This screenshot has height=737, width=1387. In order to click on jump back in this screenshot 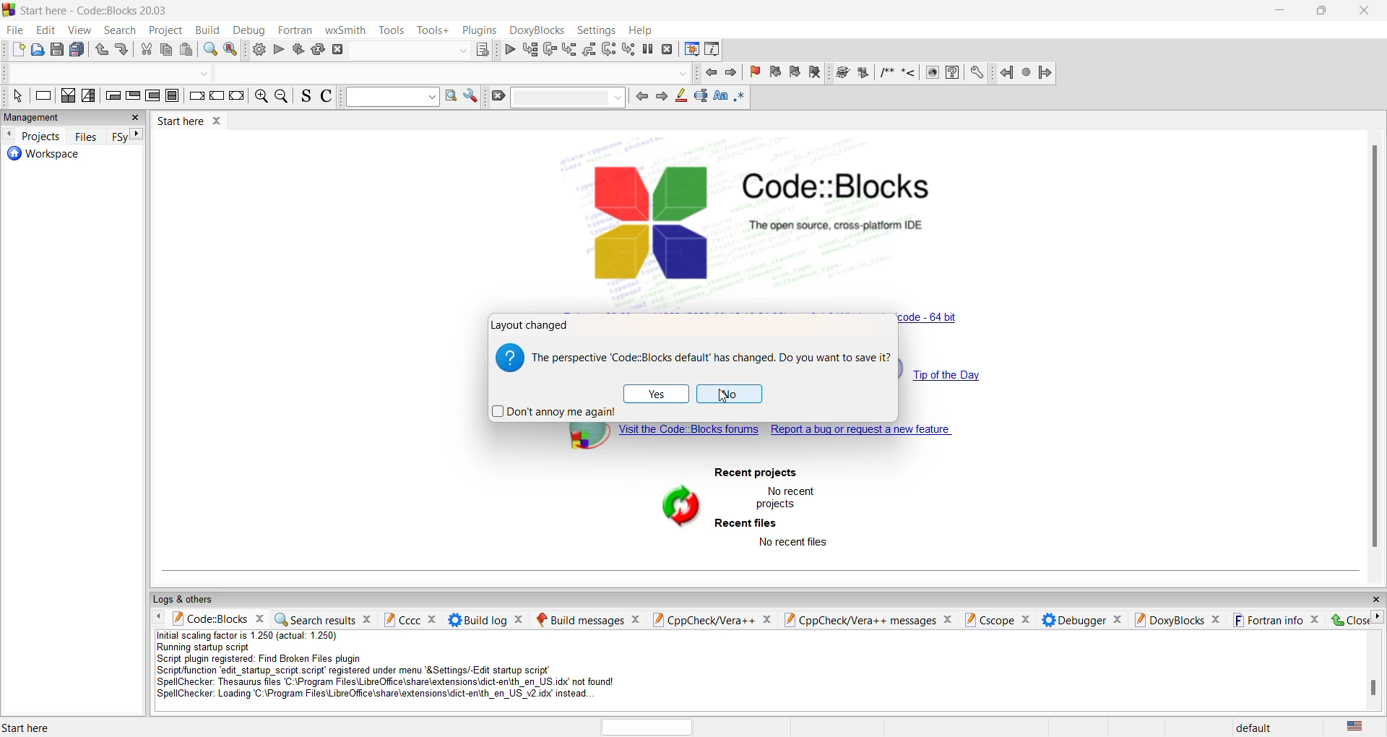, I will do `click(1003, 74)`.